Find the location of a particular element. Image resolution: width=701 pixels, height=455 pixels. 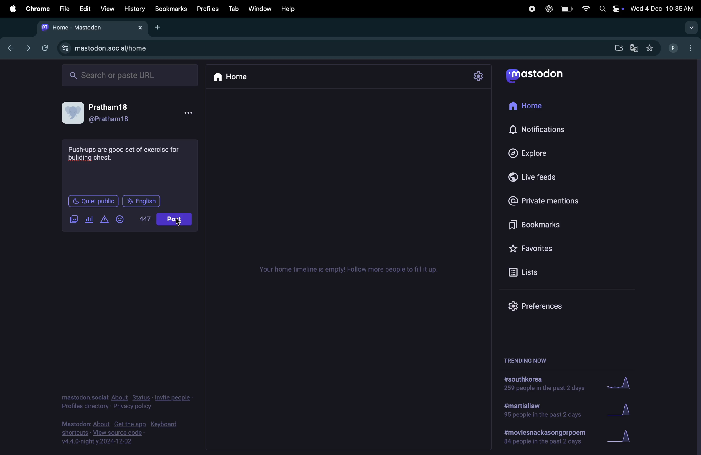

tab is located at coordinates (234, 9).